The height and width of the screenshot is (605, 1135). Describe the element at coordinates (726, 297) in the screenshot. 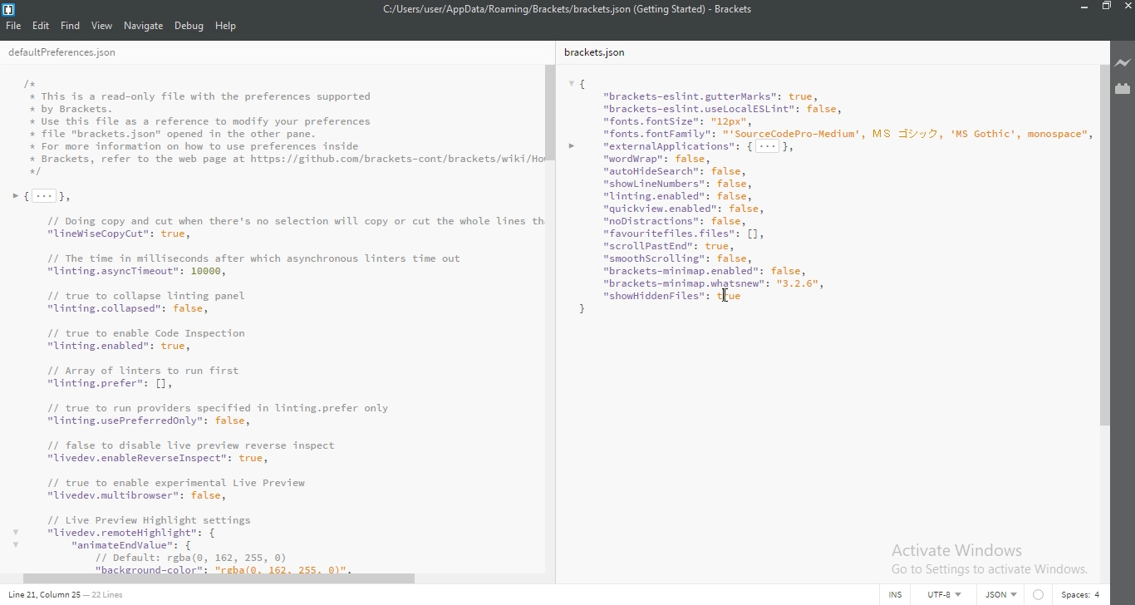

I see `Cursor` at that location.